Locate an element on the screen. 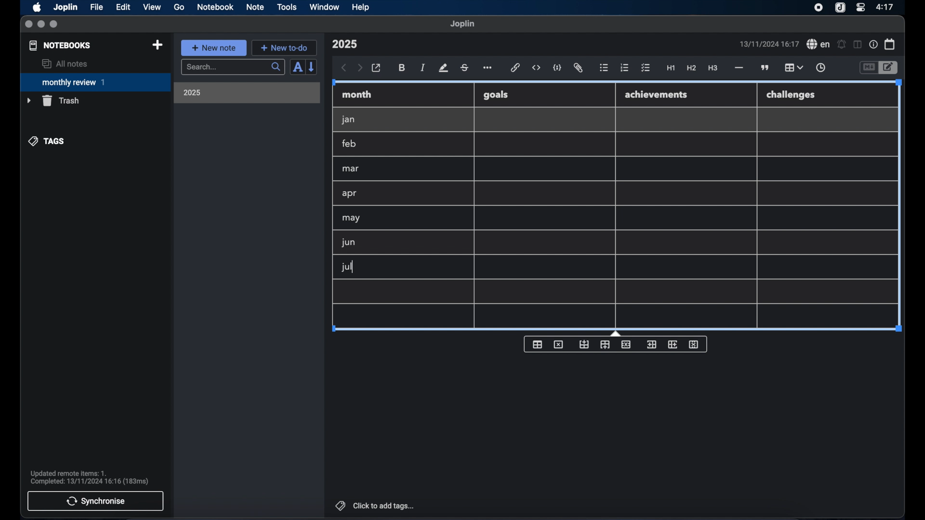 The height and width of the screenshot is (520, 925). forward is located at coordinates (360, 68).